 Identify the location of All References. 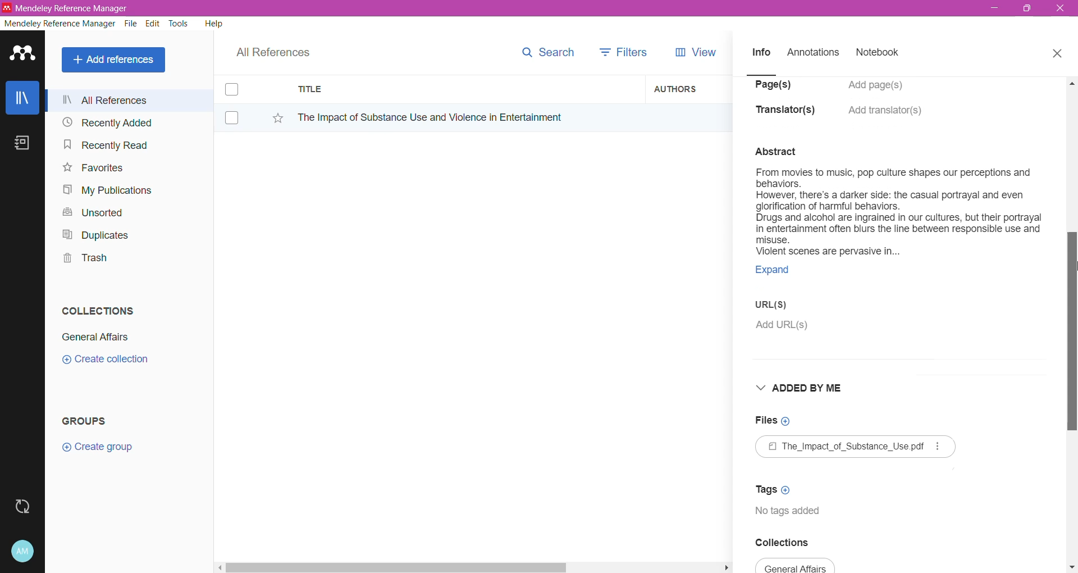
(132, 100).